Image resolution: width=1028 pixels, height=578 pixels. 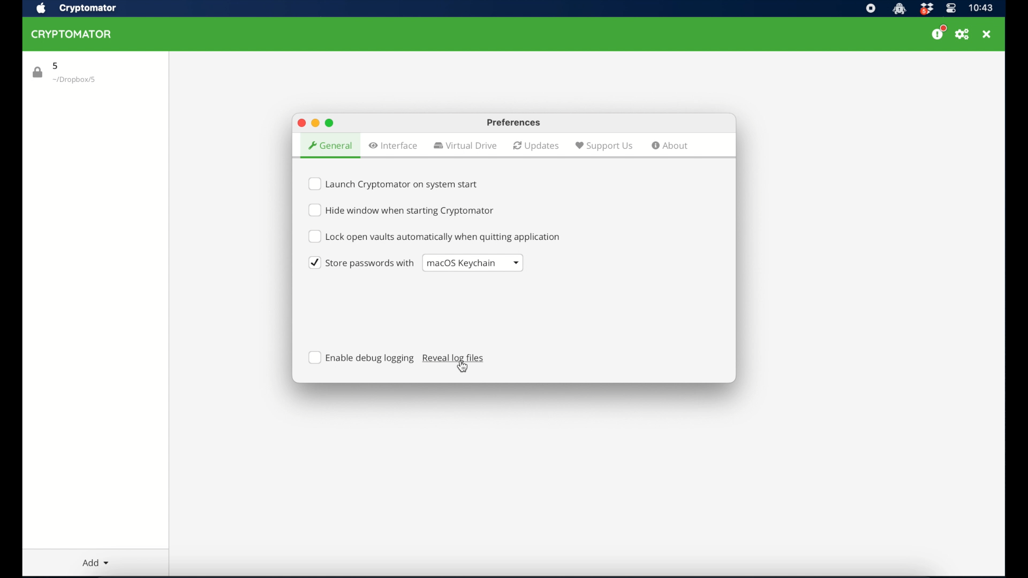 What do you see at coordinates (899, 9) in the screenshot?
I see `cryptomator icon` at bounding box center [899, 9].